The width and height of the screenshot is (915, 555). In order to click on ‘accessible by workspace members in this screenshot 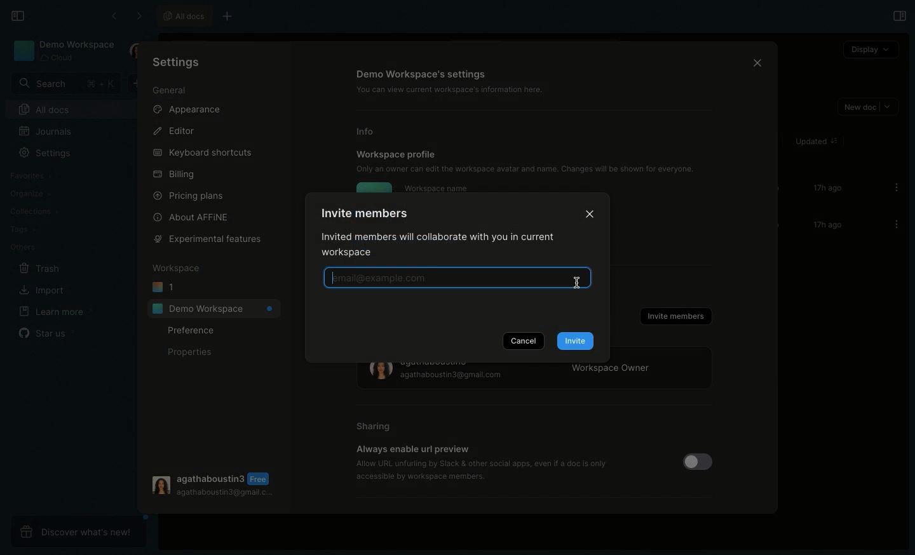, I will do `click(416, 476)`.